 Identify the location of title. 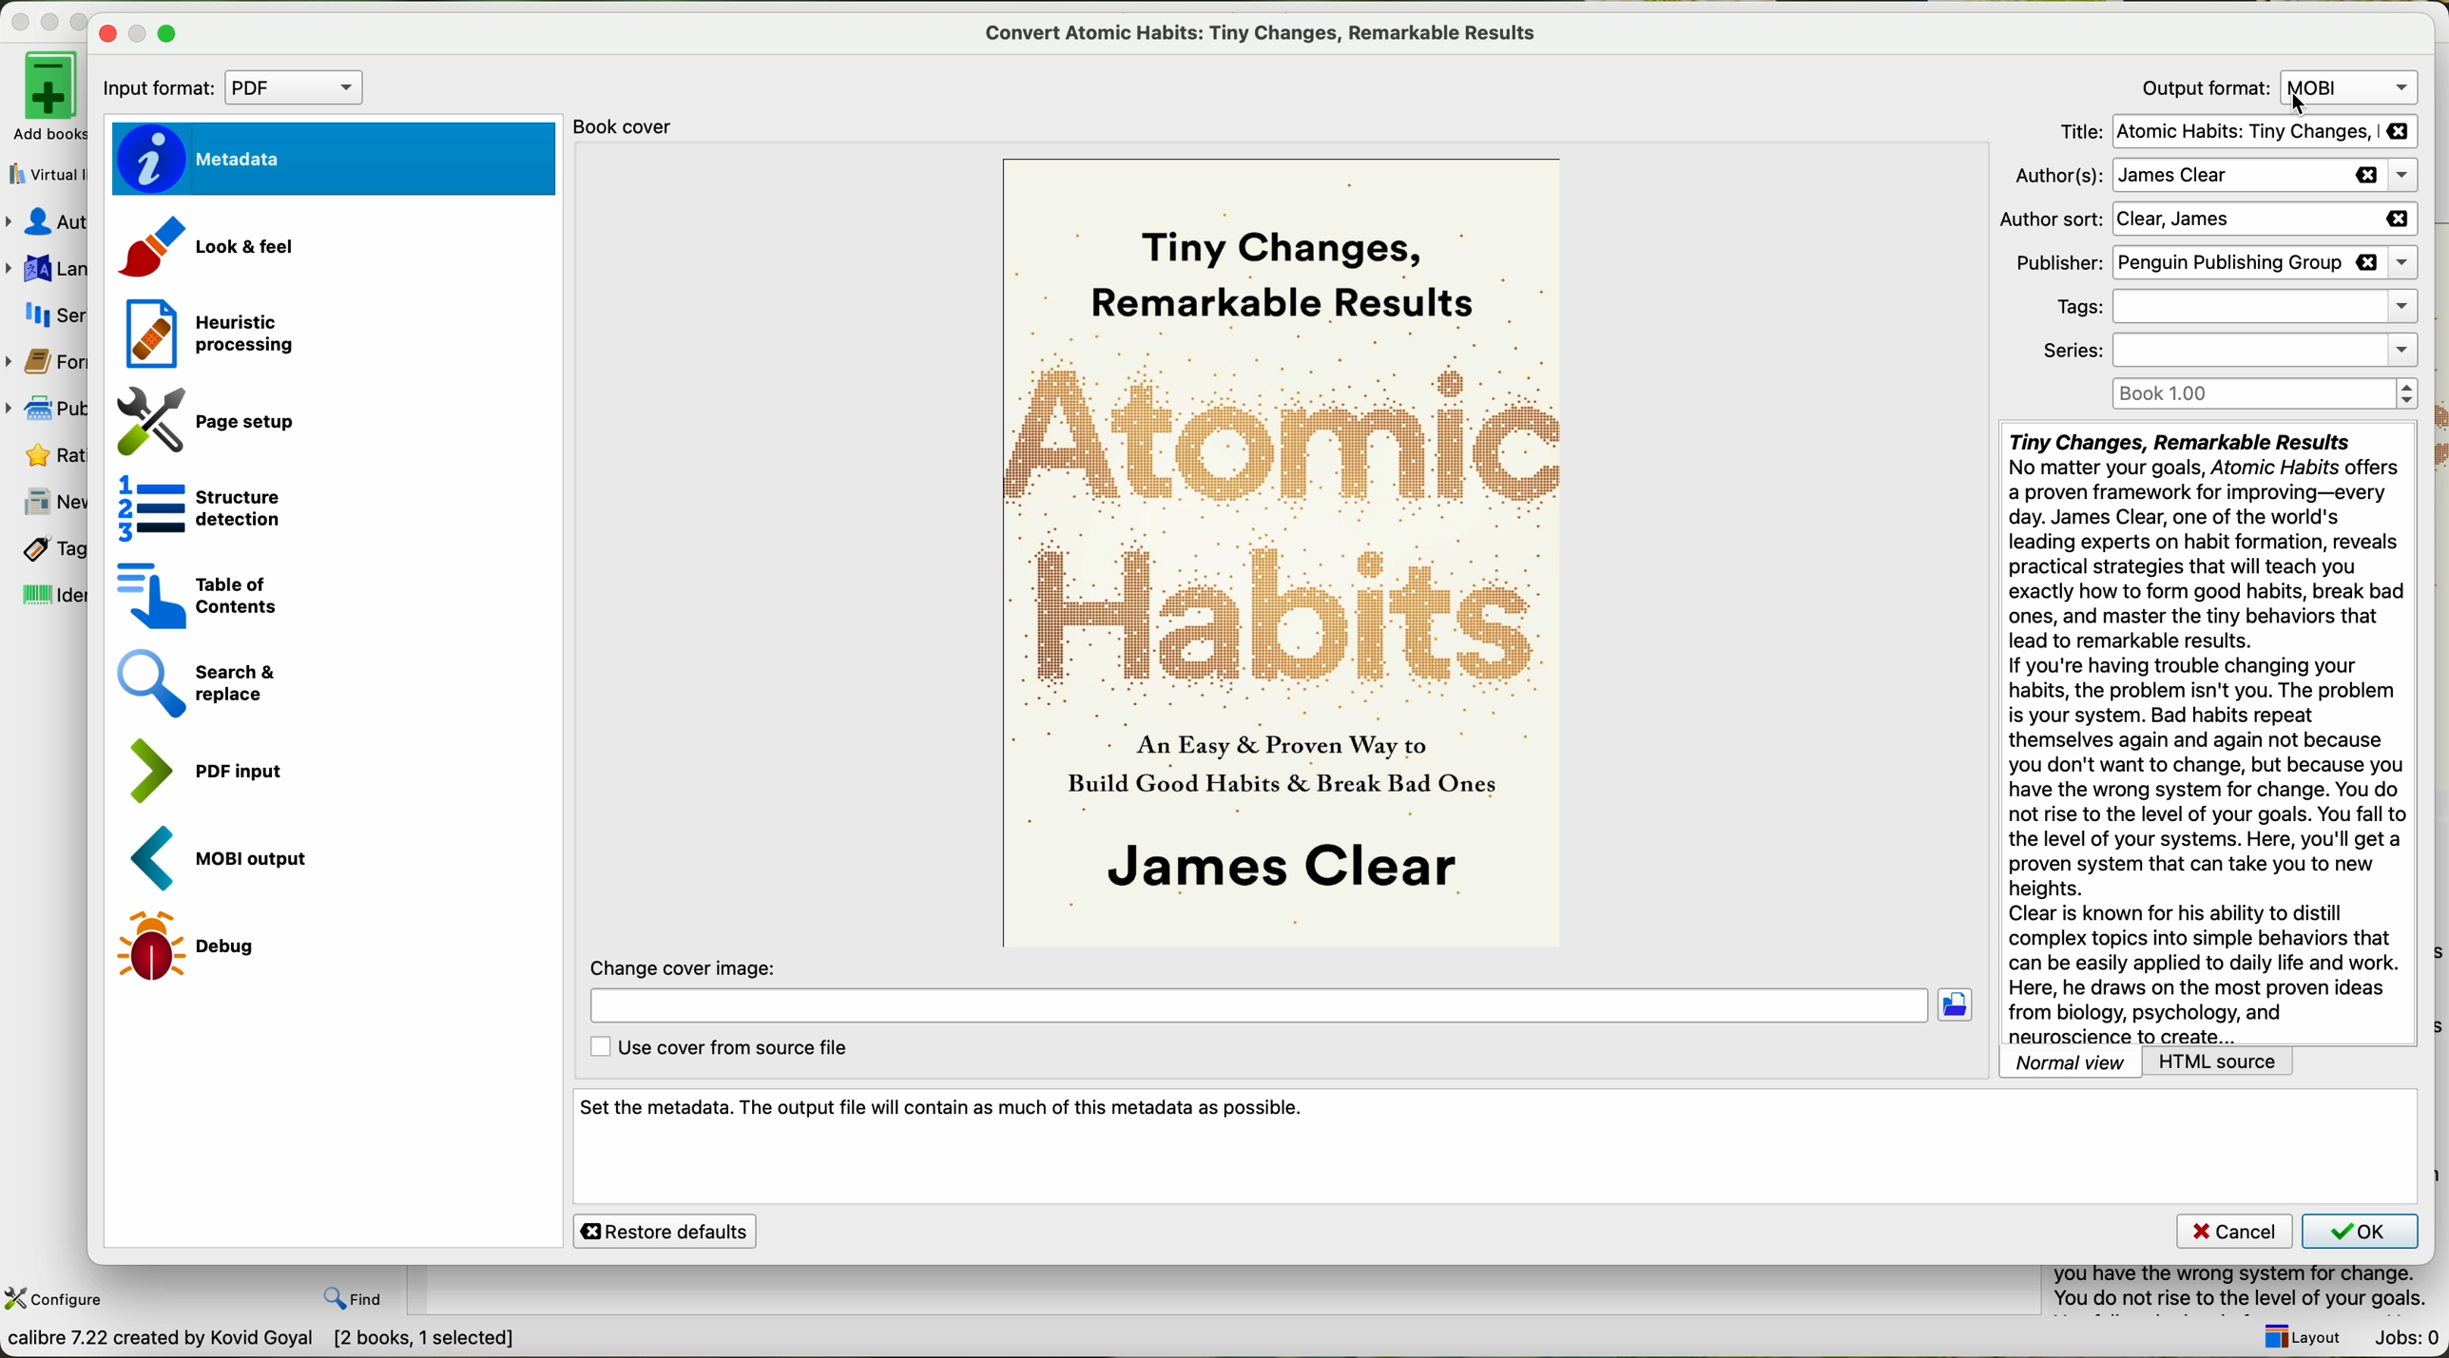
(2234, 131).